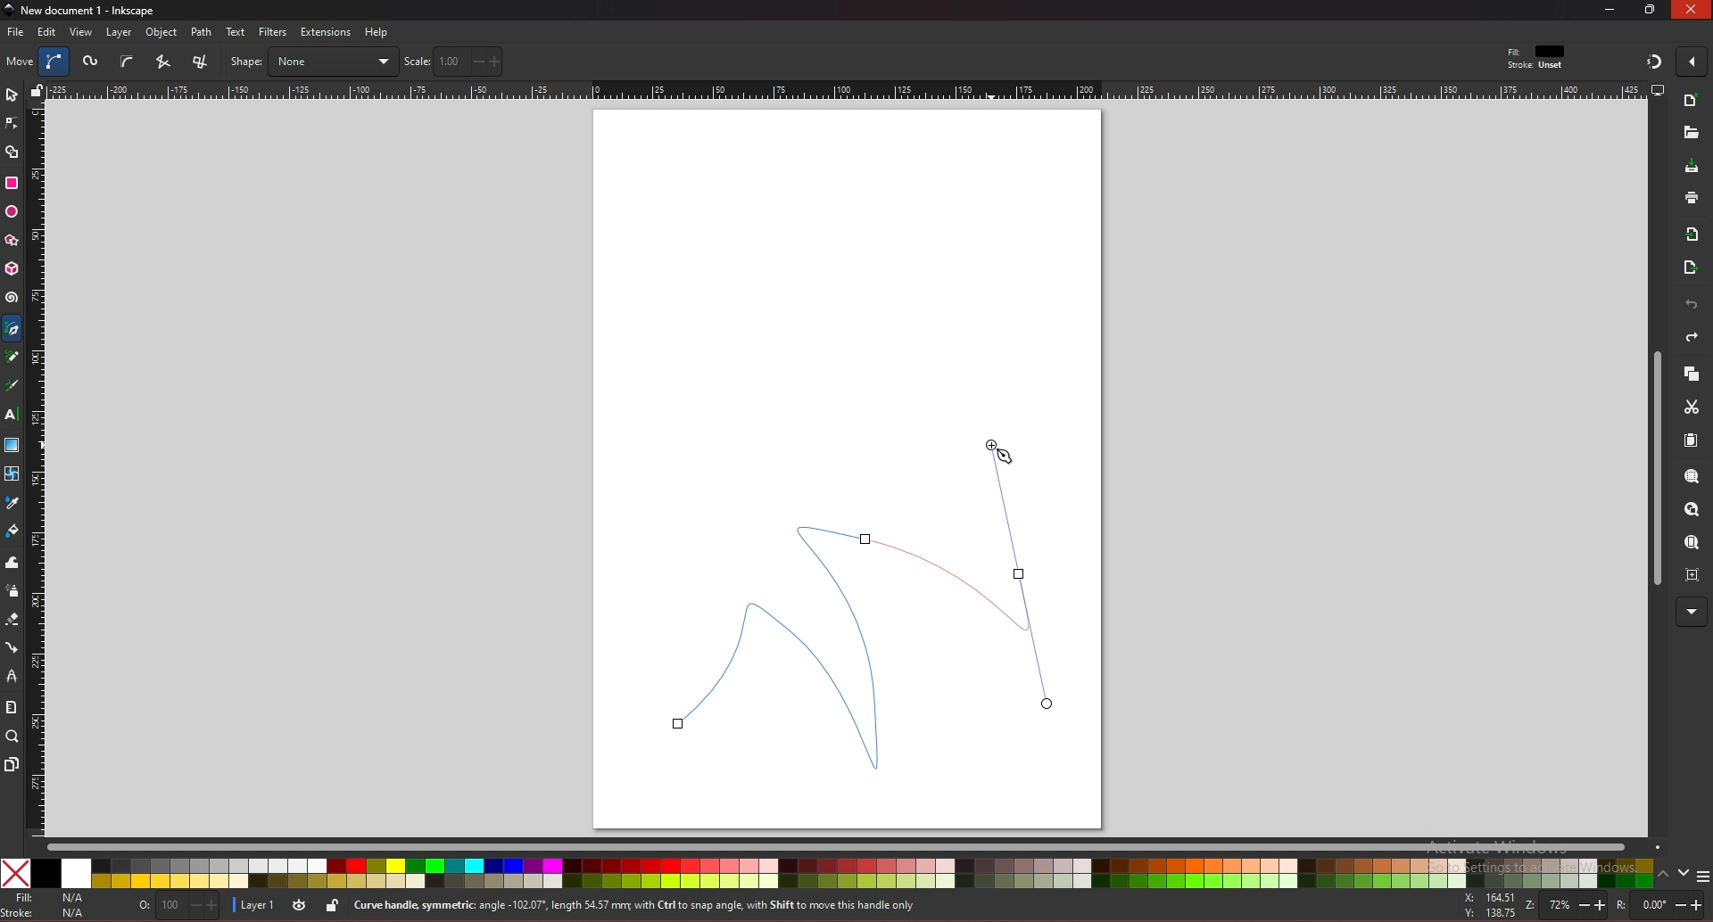 This screenshot has height=922, width=1713. I want to click on measure, so click(11, 707).